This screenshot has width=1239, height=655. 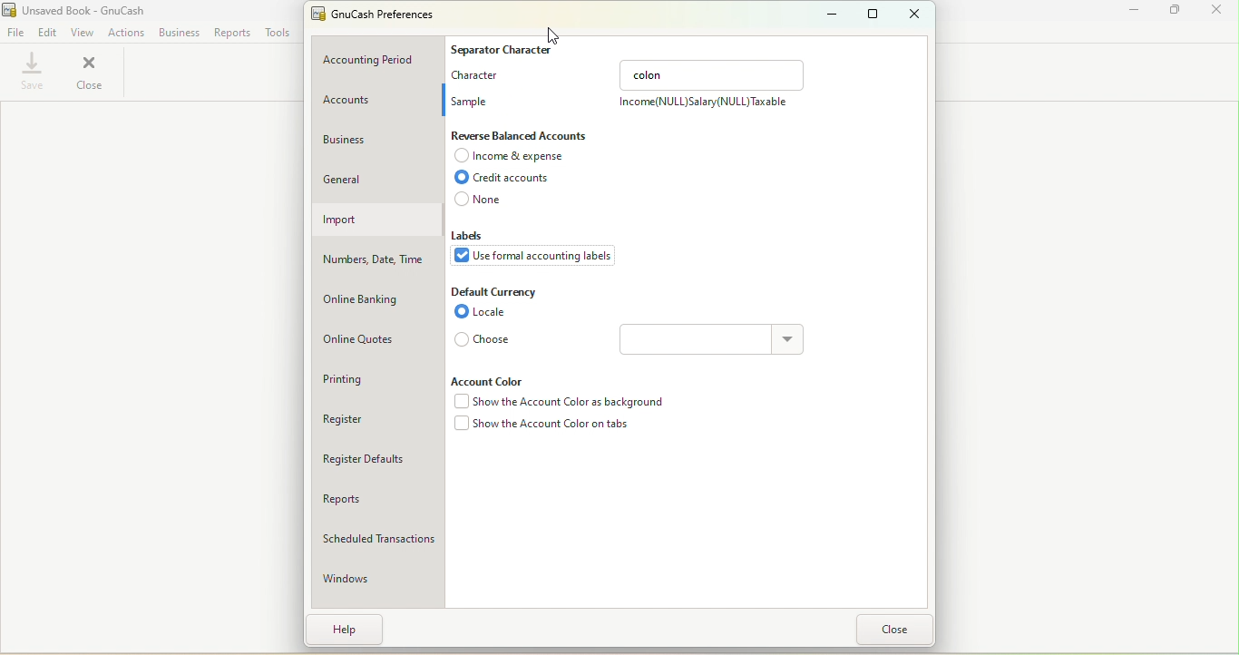 I want to click on Reports, so click(x=376, y=496).